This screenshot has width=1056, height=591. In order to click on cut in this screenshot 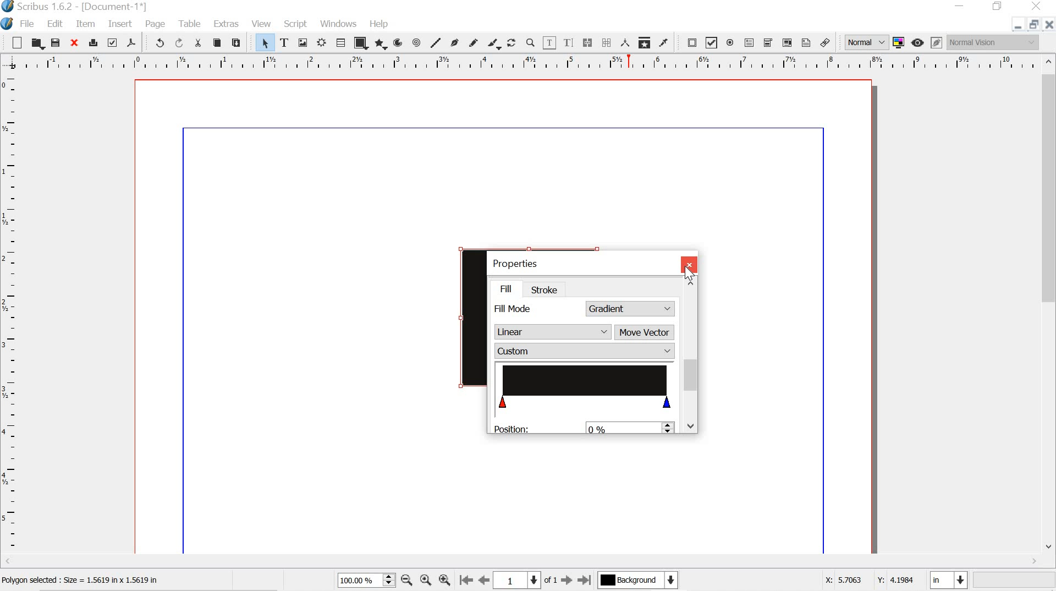, I will do `click(199, 43)`.